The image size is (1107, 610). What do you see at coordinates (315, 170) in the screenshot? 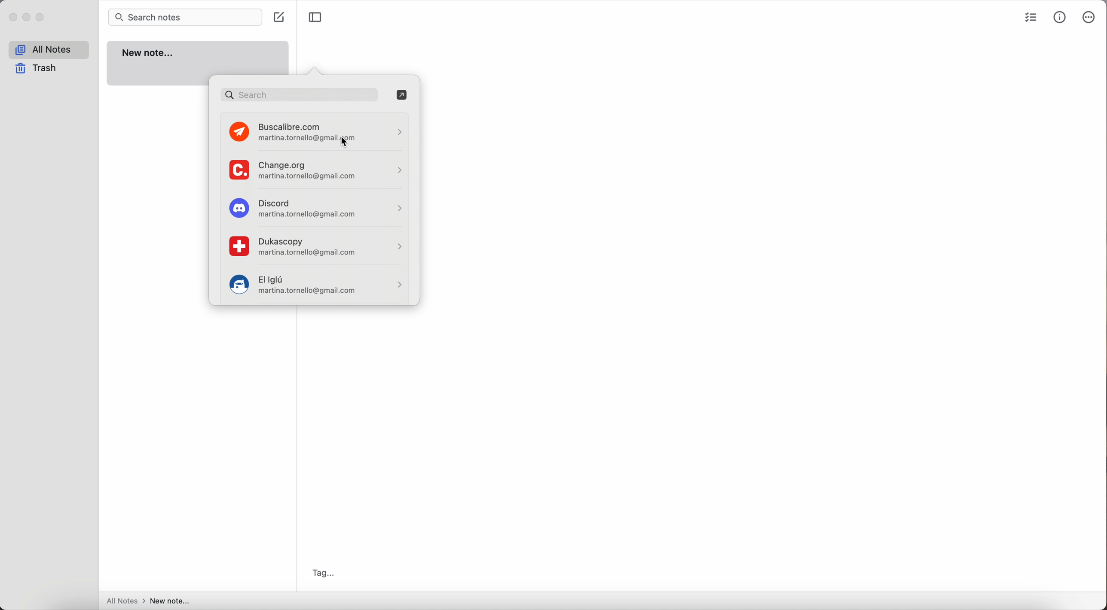
I see `change.org` at bounding box center [315, 170].